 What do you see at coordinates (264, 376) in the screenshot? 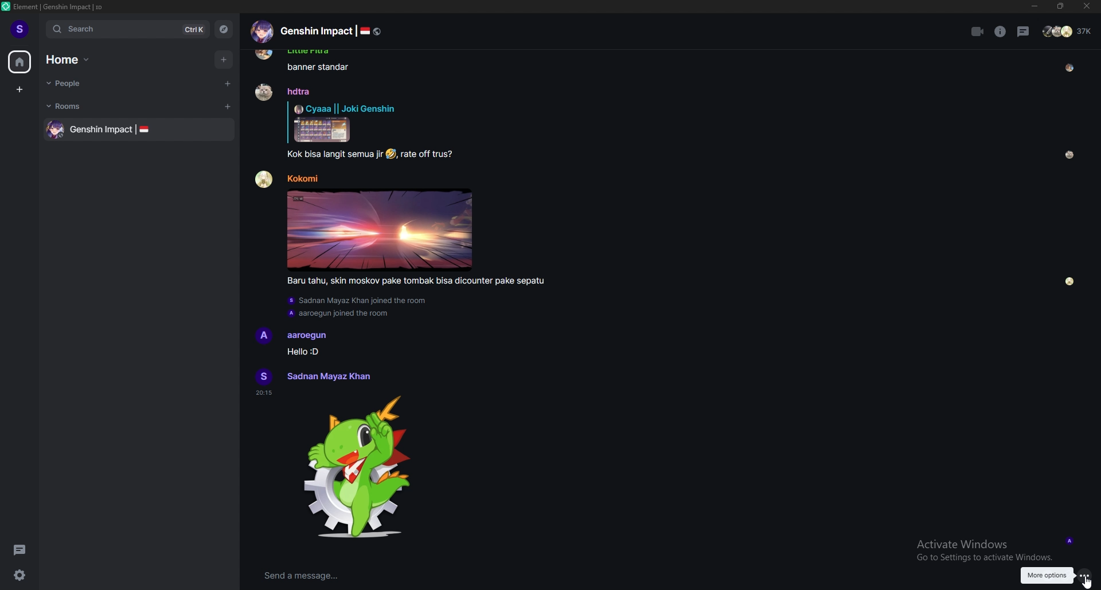
I see `Profile picture` at bounding box center [264, 376].